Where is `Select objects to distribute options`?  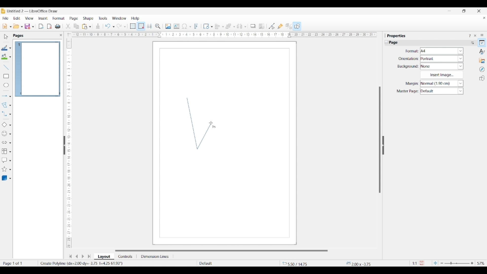
Select objects to distribute options is located at coordinates (245, 27).